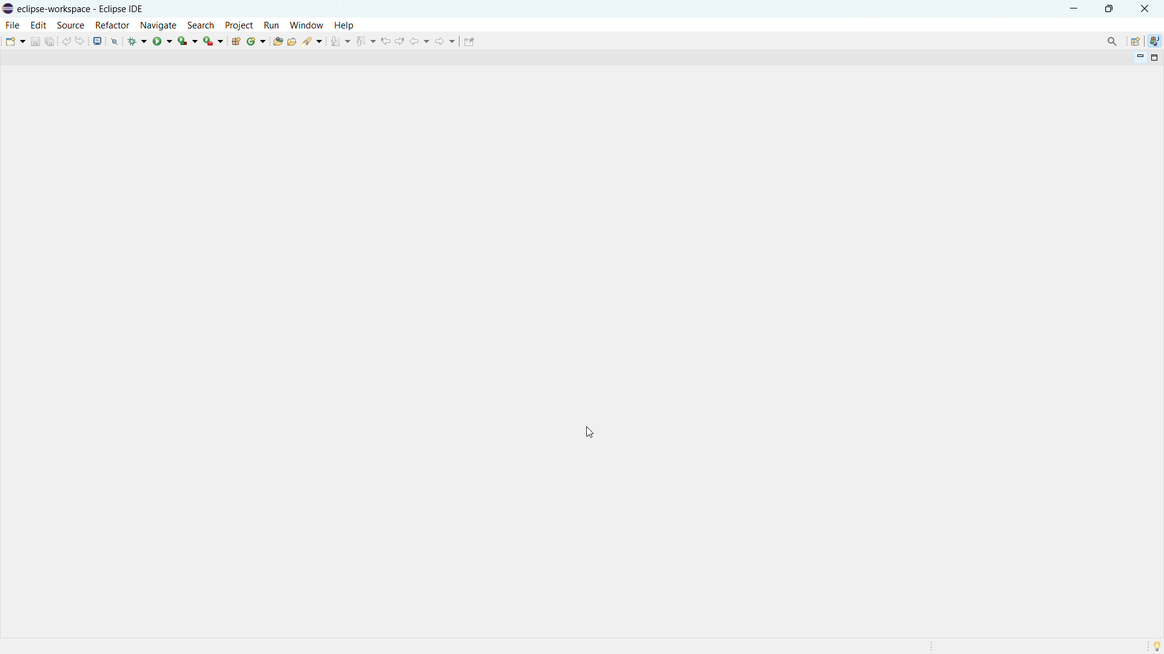 Image resolution: width=1164 pixels, height=654 pixels. What do you see at coordinates (162, 41) in the screenshot?
I see `run` at bounding box center [162, 41].